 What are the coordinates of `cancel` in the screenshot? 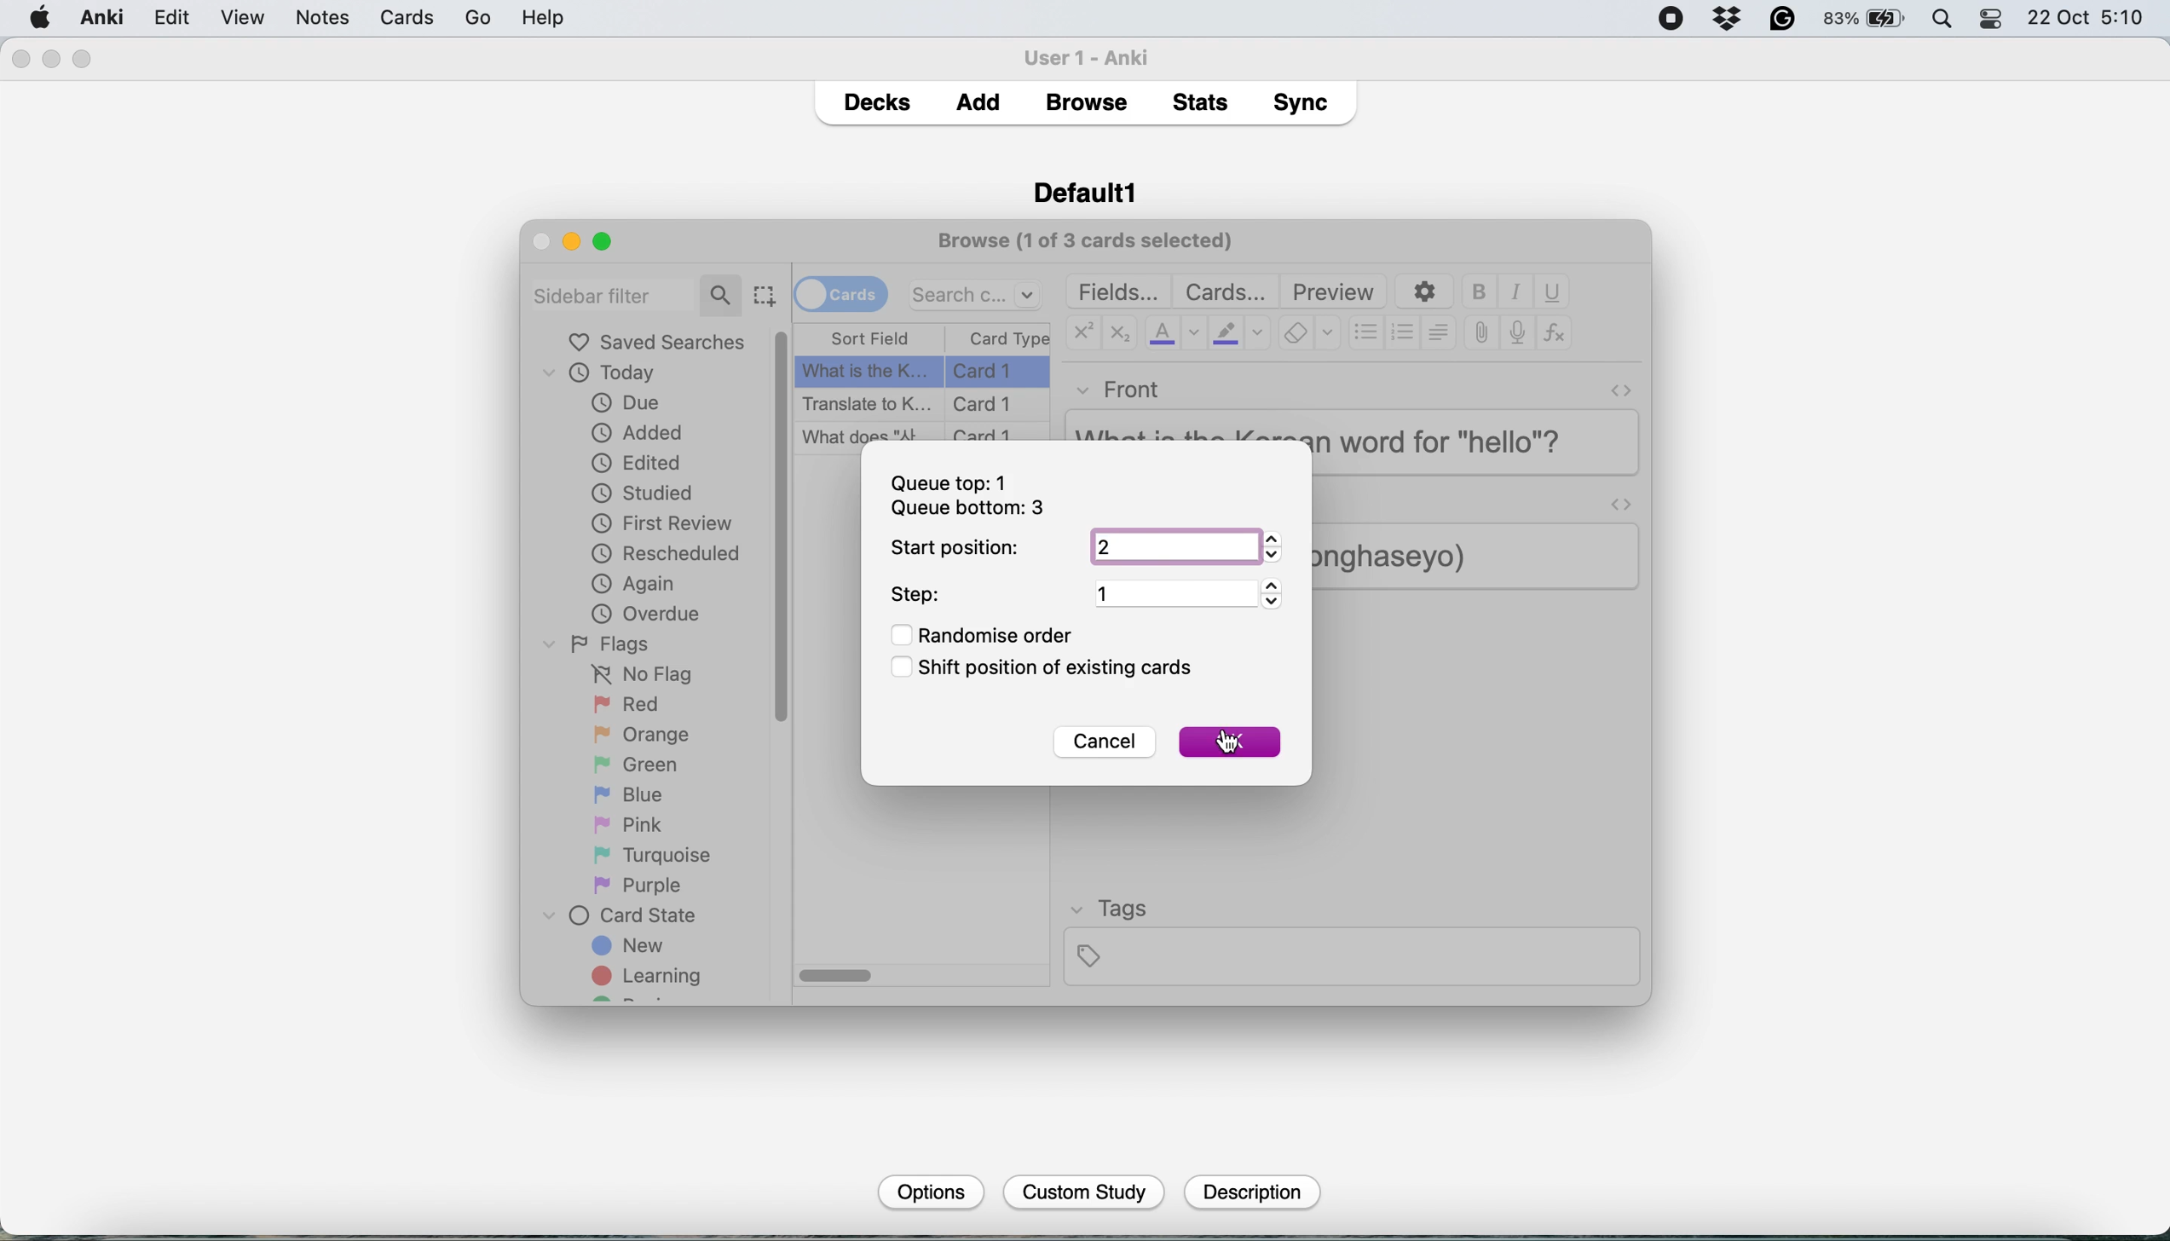 It's located at (1102, 744).